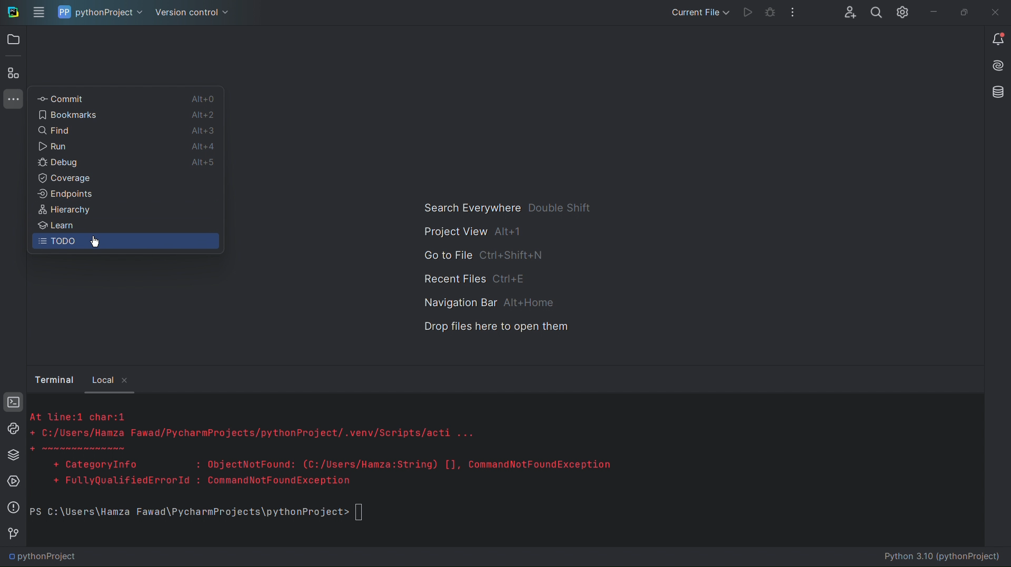 Image resolution: width=1011 pixels, height=567 pixels. What do you see at coordinates (507, 207) in the screenshot?
I see `Search Everywhere` at bounding box center [507, 207].